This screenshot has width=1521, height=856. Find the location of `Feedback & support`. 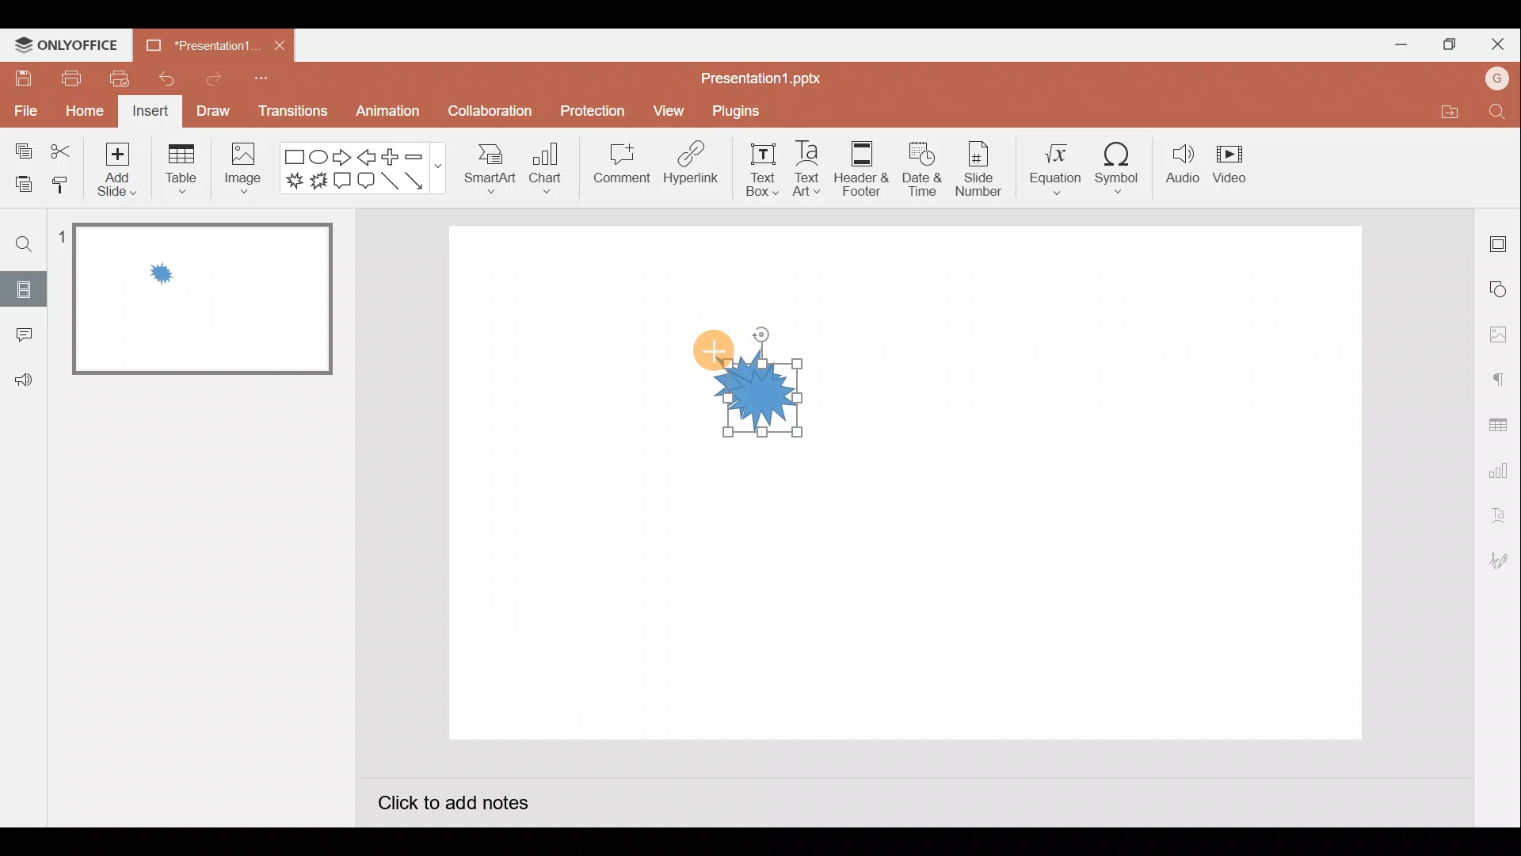

Feedback & support is located at coordinates (23, 381).